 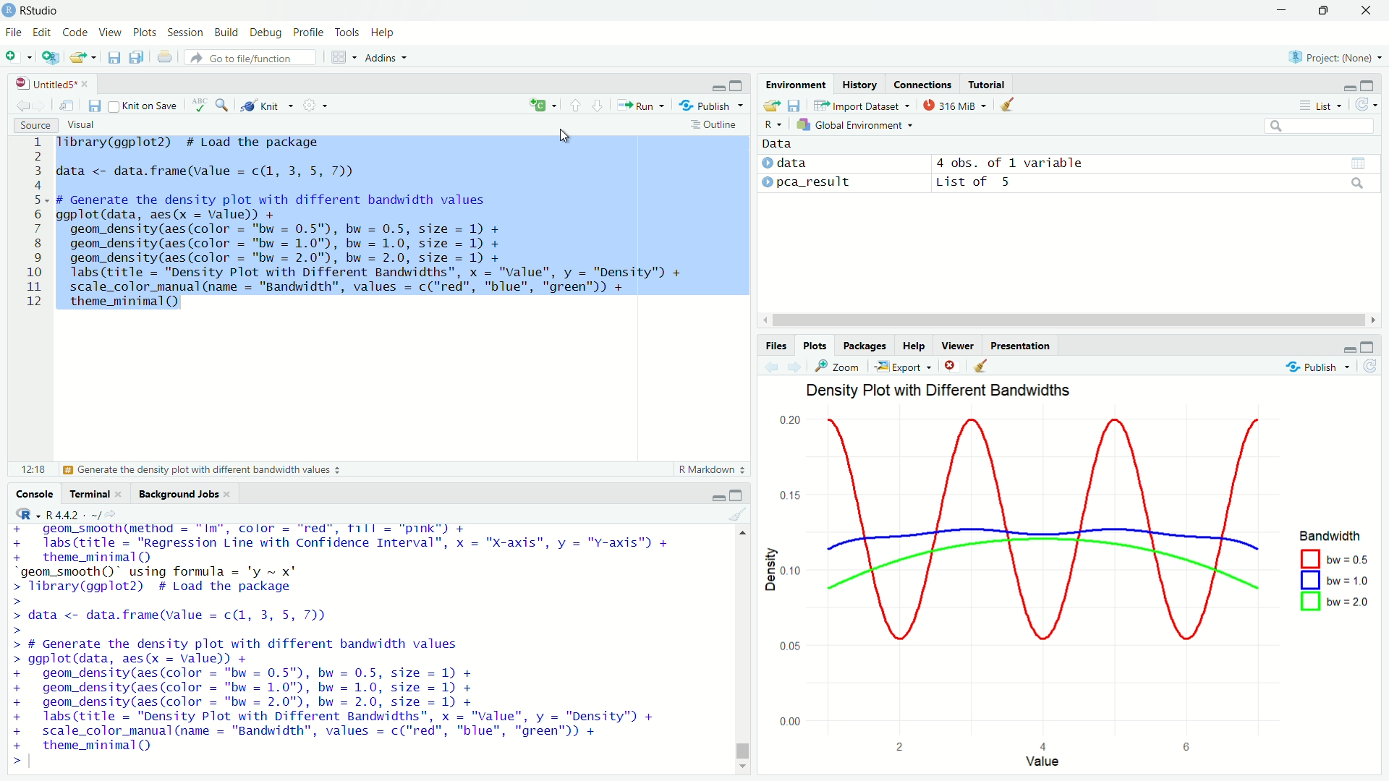 I want to click on pca_result, so click(x=815, y=183).